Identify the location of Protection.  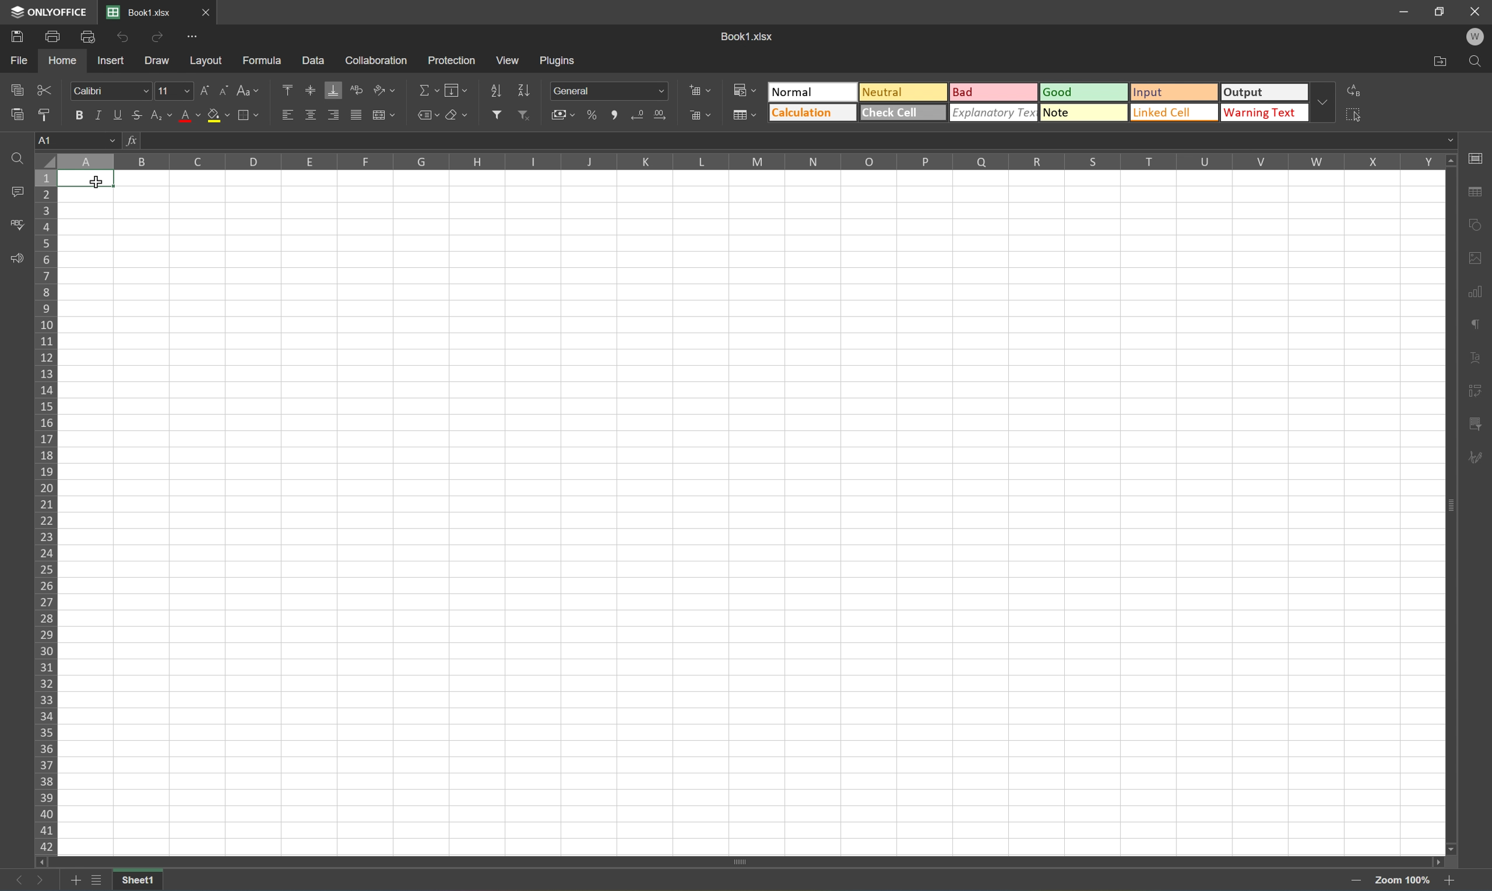
(451, 61).